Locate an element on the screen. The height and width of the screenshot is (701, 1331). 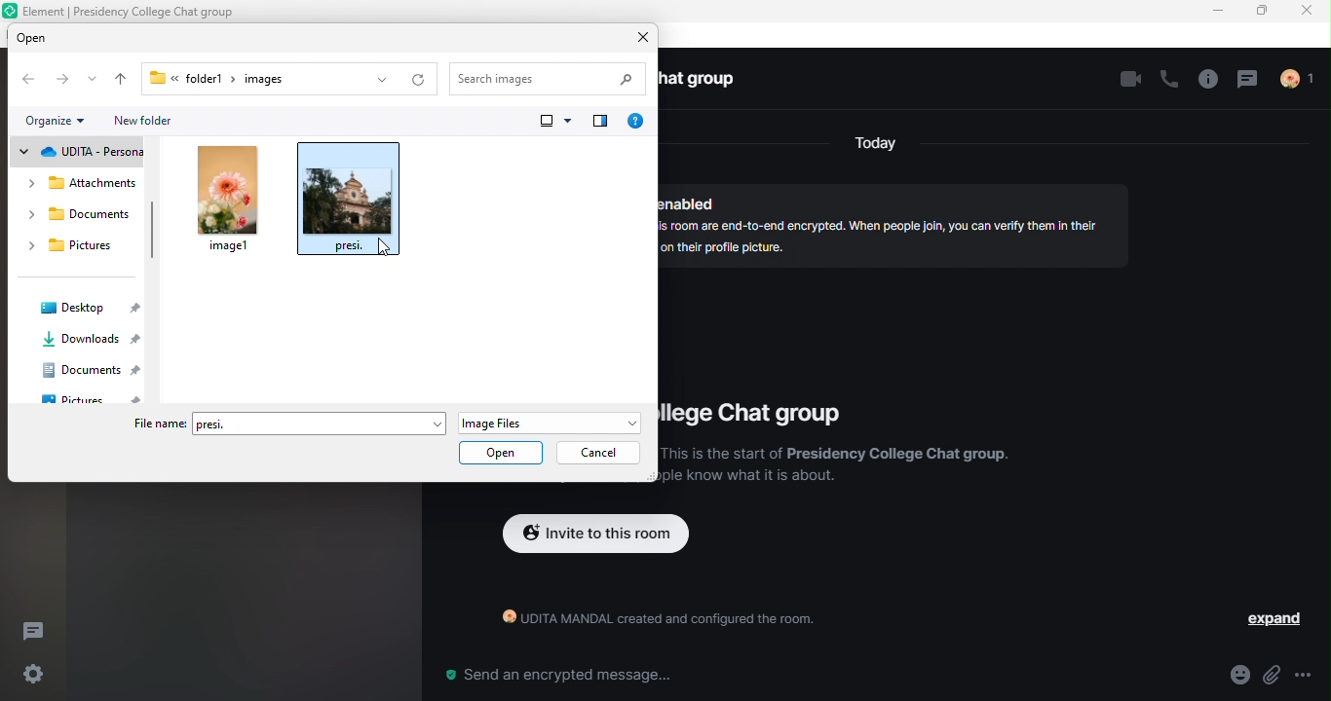
presi is located at coordinates (352, 203).